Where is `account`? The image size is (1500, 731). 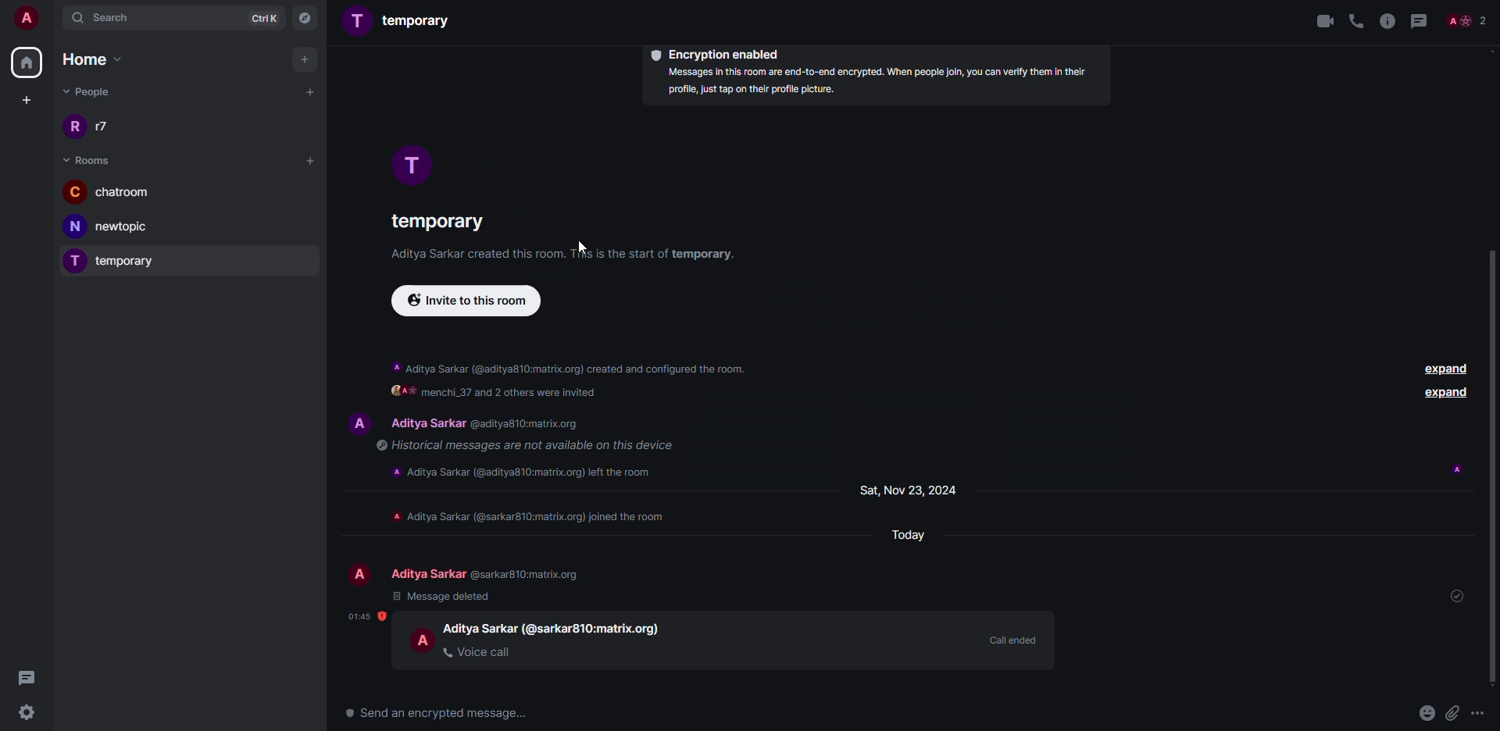 account is located at coordinates (25, 20).